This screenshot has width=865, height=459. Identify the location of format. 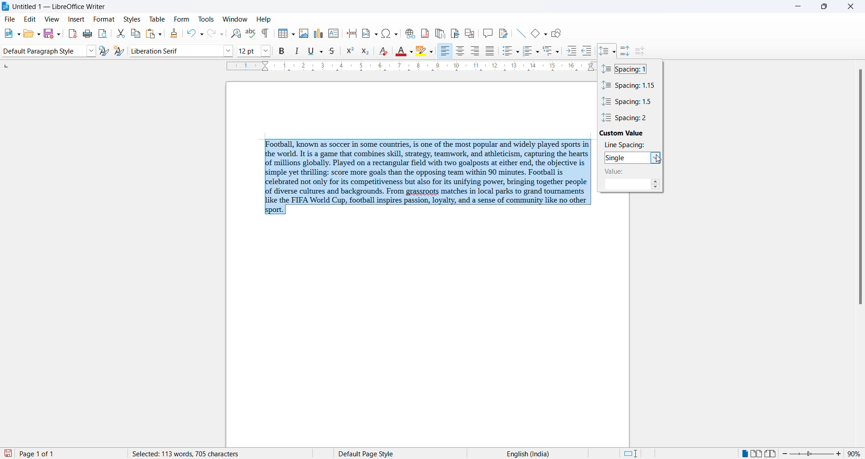
(103, 20).